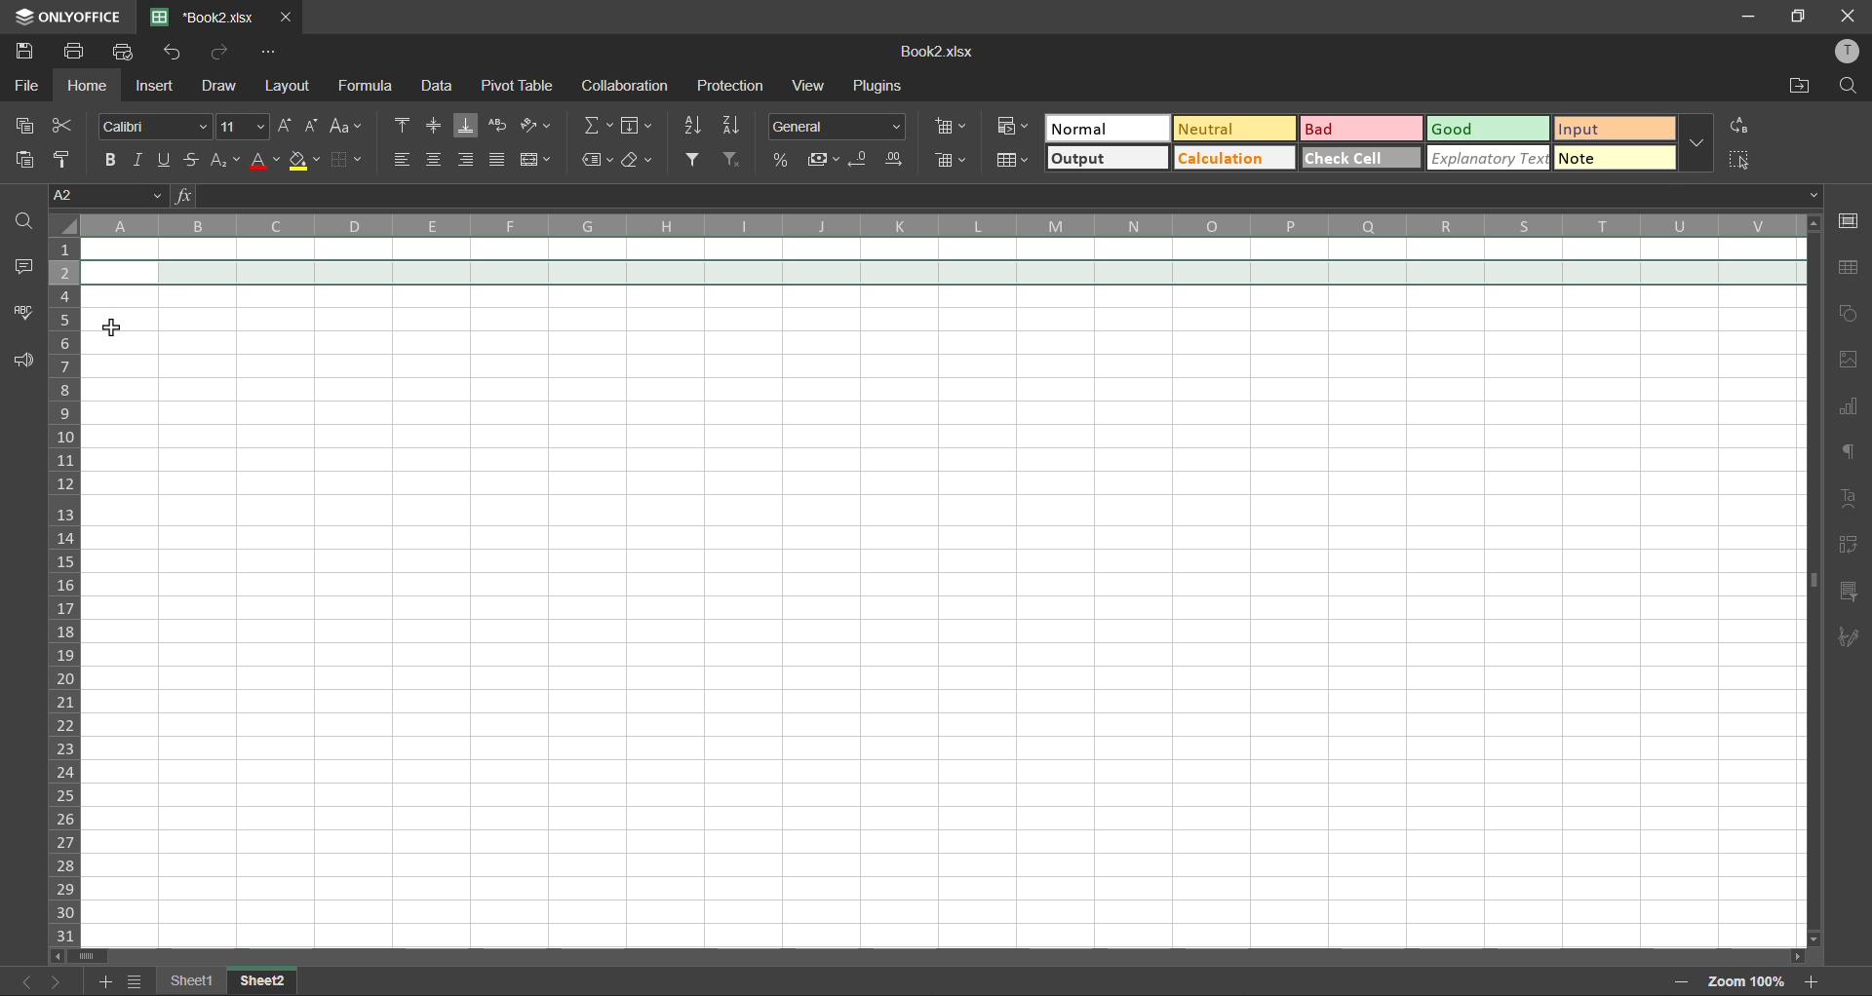 The width and height of the screenshot is (1872, 996). I want to click on borders, so click(349, 159).